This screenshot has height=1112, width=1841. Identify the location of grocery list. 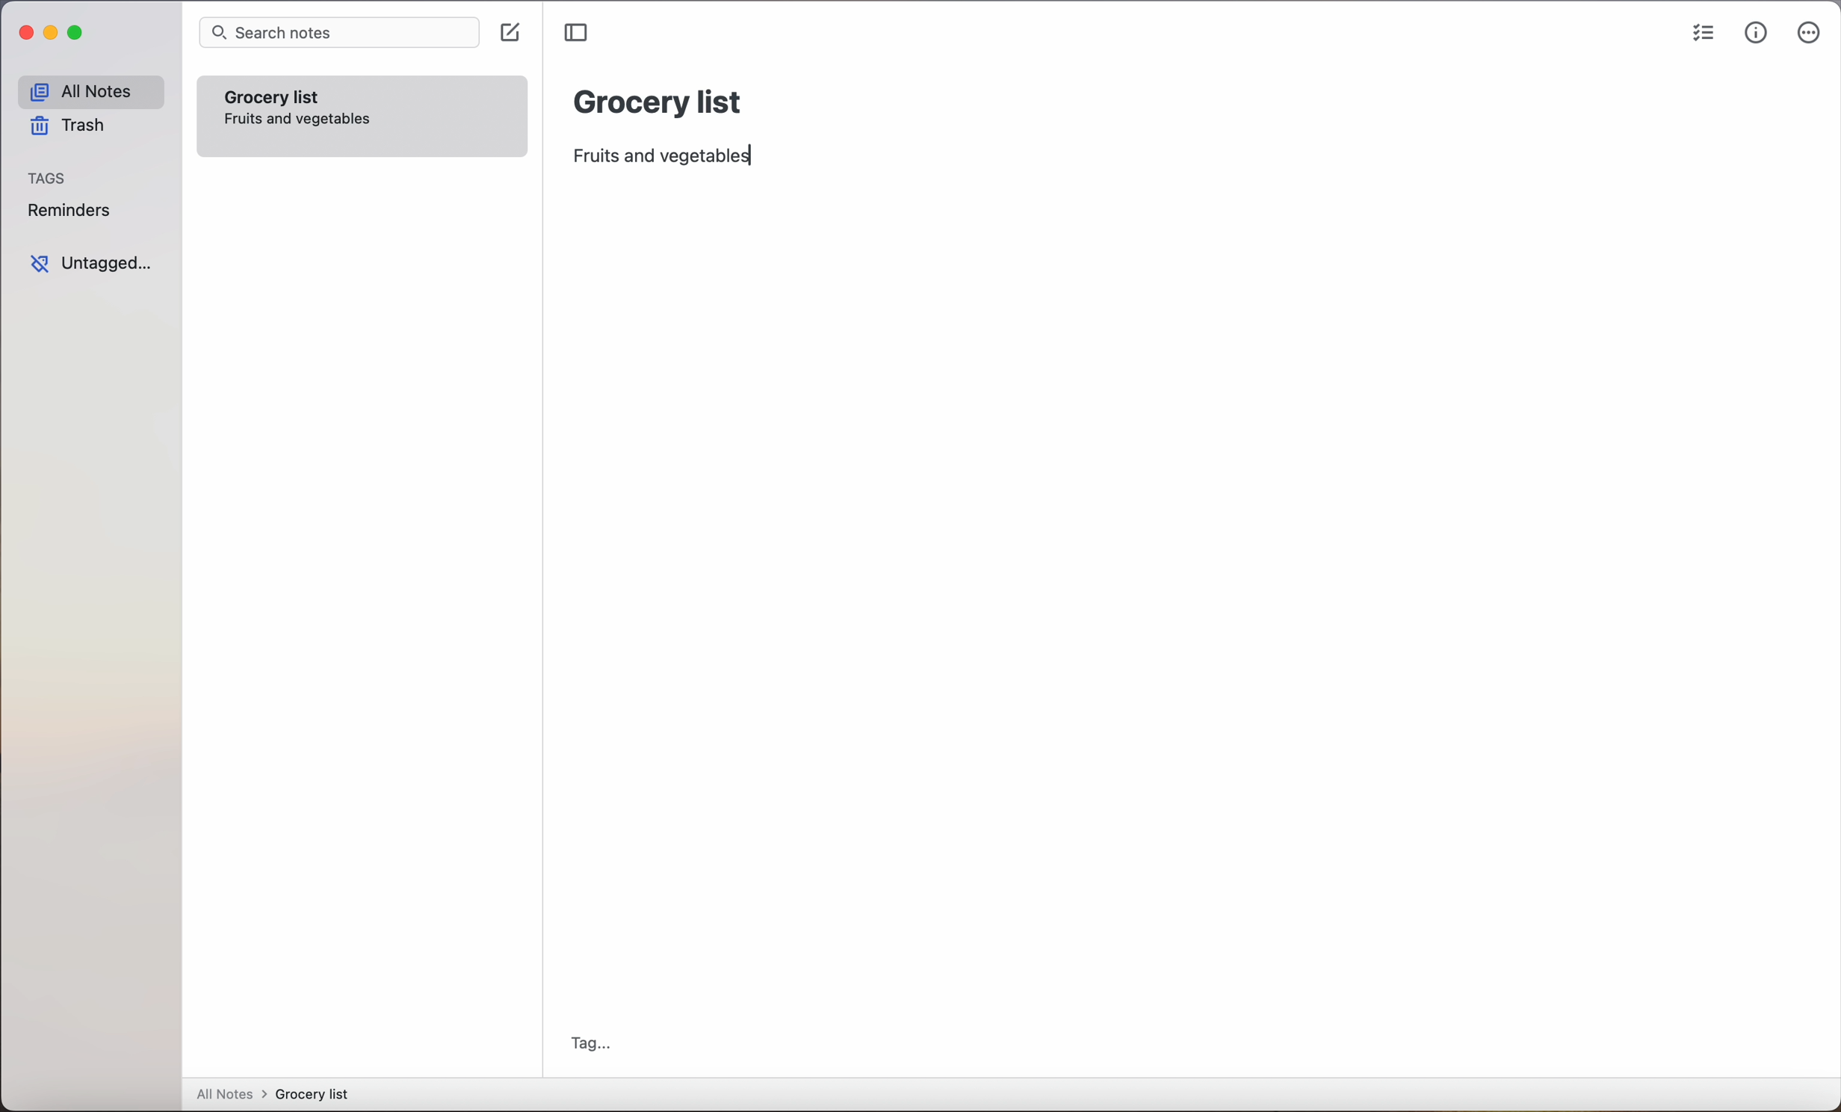
(659, 99).